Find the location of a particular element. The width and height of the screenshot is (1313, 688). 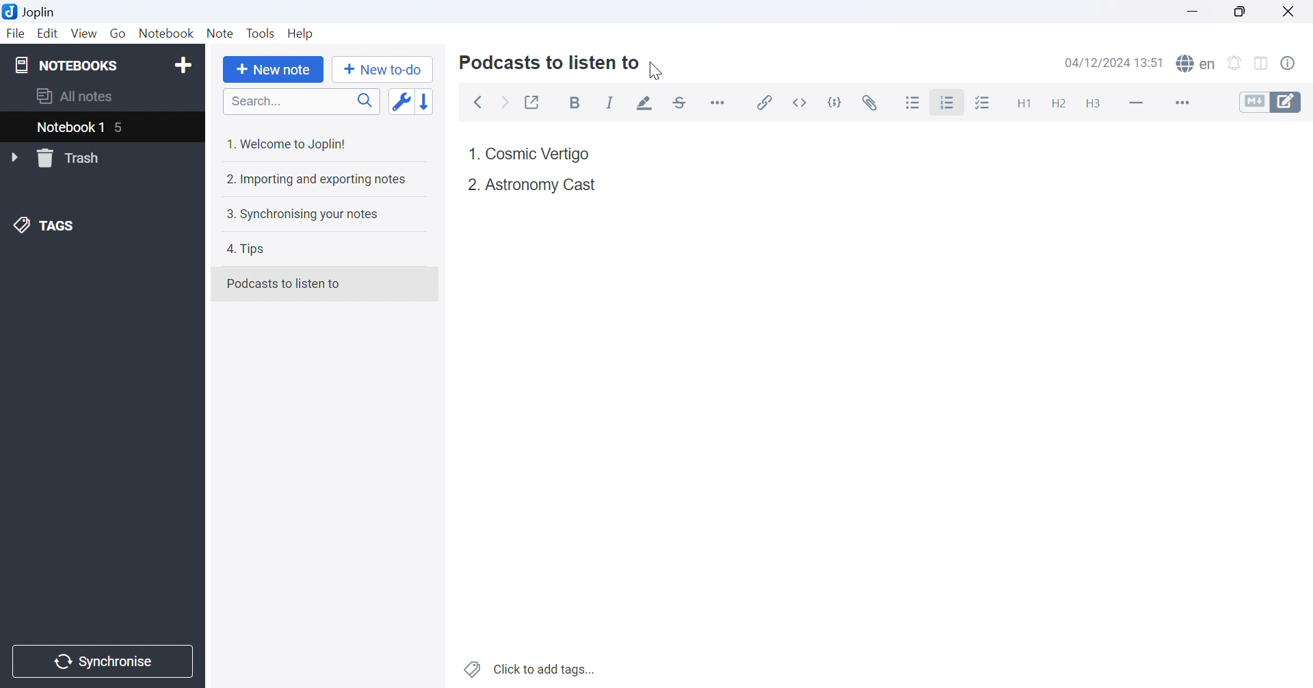

2. Importing and exporting notes is located at coordinates (317, 181).